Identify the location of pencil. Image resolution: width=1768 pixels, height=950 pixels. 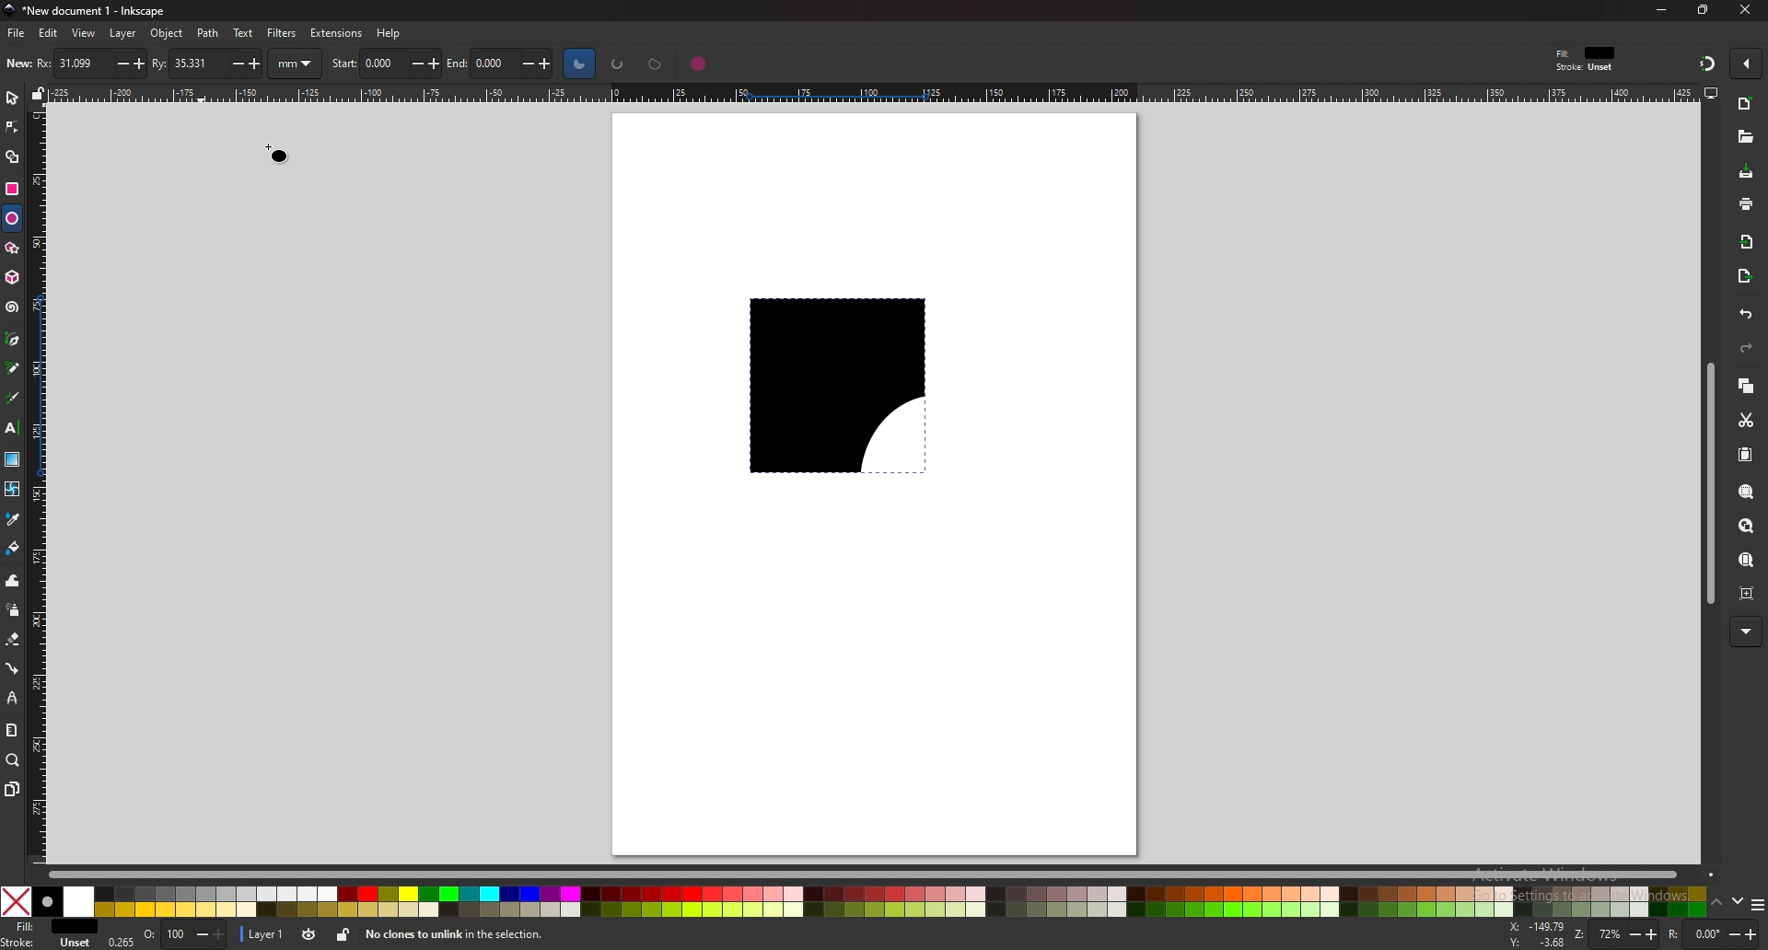
(14, 367).